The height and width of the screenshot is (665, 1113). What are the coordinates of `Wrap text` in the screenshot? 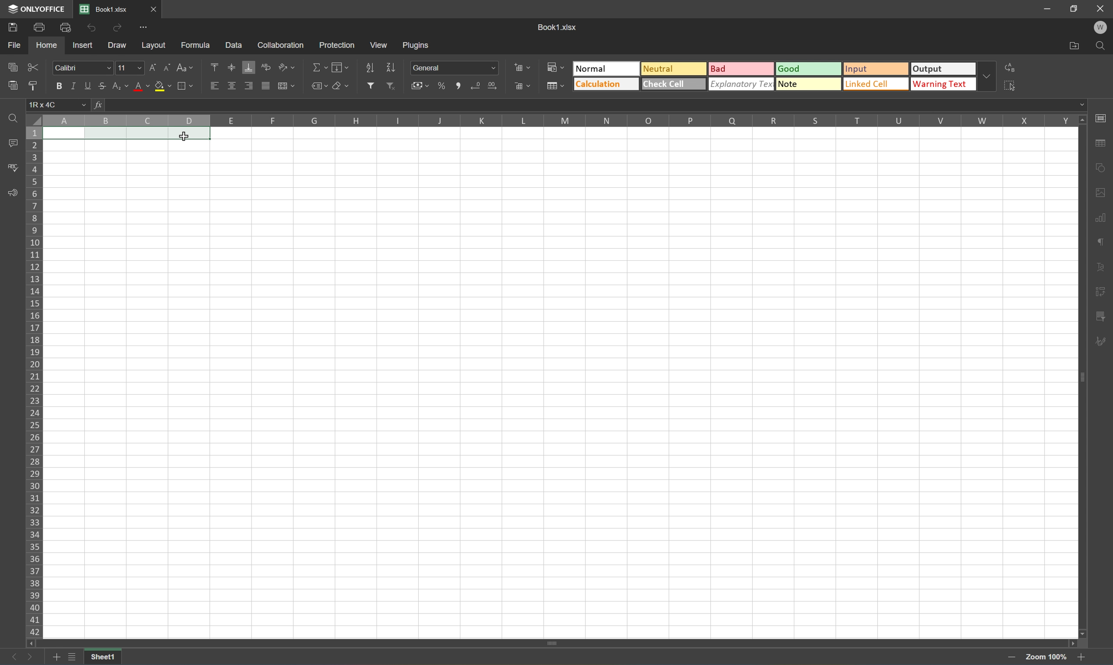 It's located at (265, 68).